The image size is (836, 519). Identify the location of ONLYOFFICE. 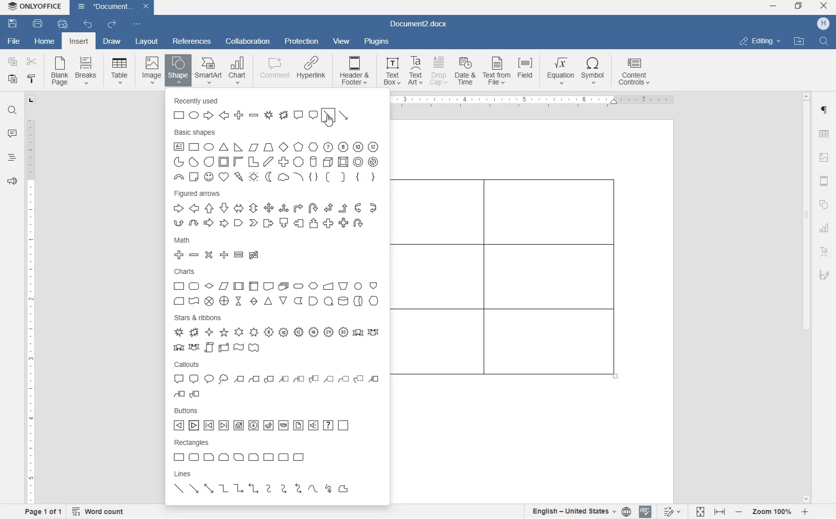
(36, 6).